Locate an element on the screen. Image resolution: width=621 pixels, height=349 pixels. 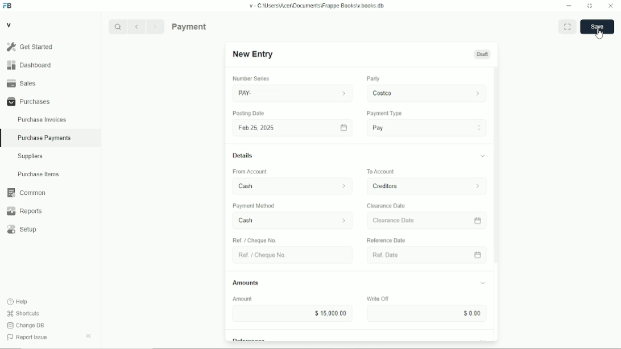
Fob 25,2025 is located at coordinates (291, 127).